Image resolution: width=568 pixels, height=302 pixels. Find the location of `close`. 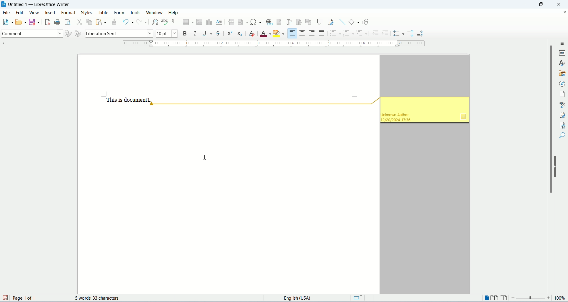

close is located at coordinates (561, 4).